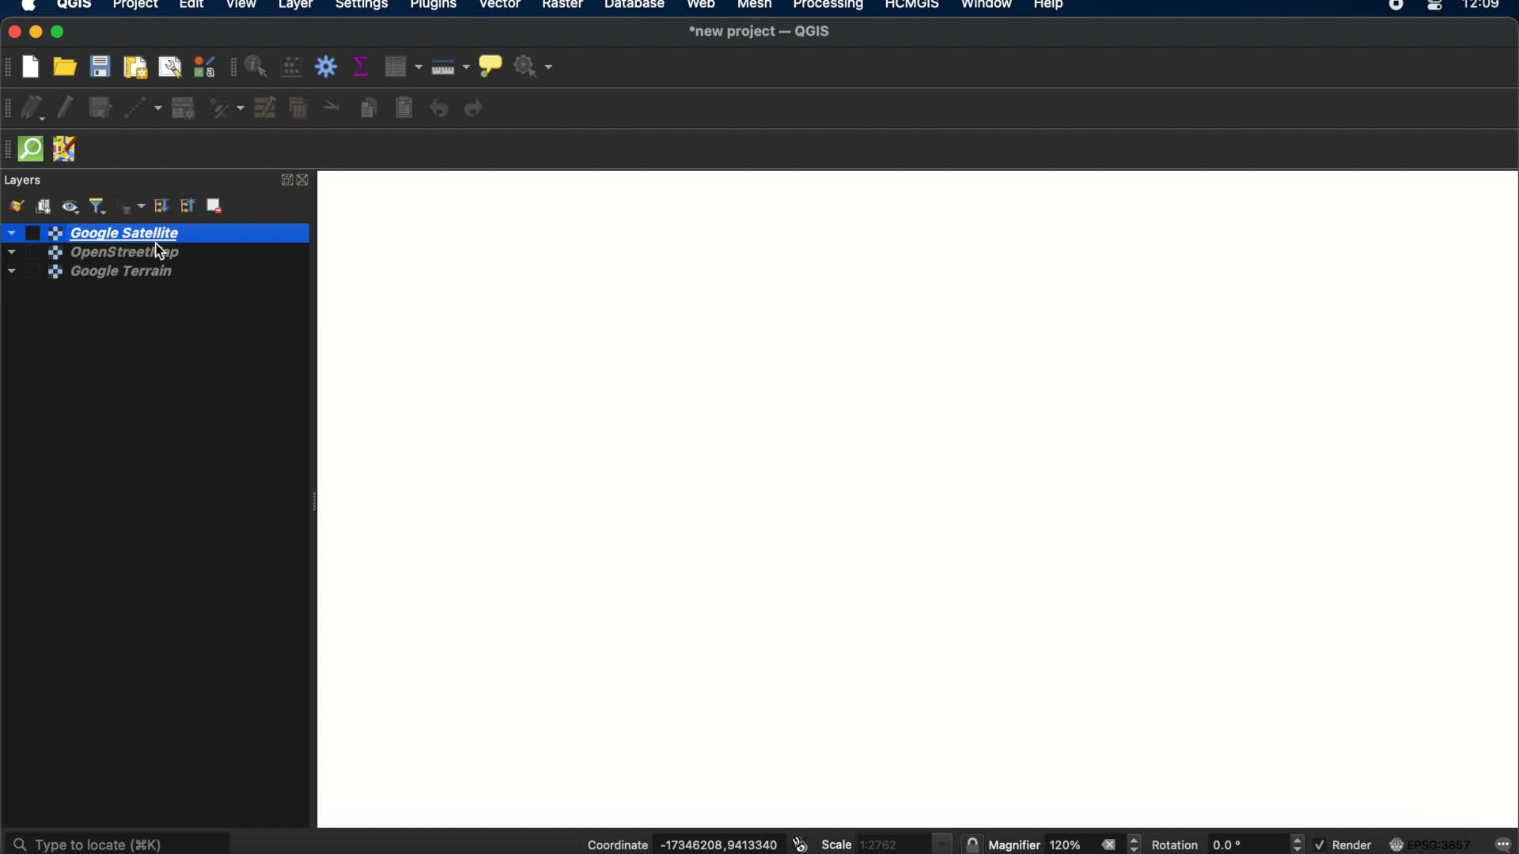 This screenshot has height=854, width=1519. I want to click on rotation 0.0, so click(1206, 845).